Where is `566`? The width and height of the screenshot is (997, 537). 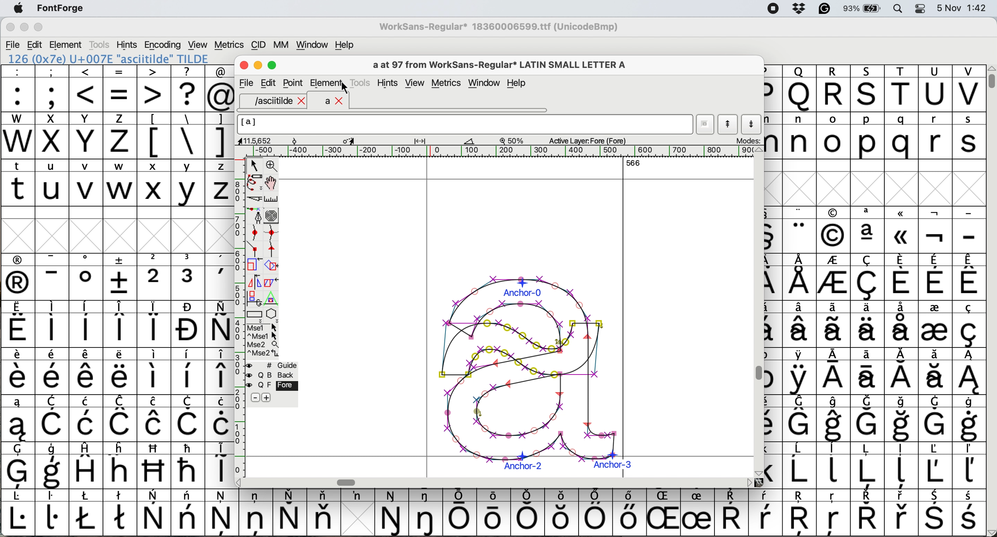 566 is located at coordinates (633, 162).